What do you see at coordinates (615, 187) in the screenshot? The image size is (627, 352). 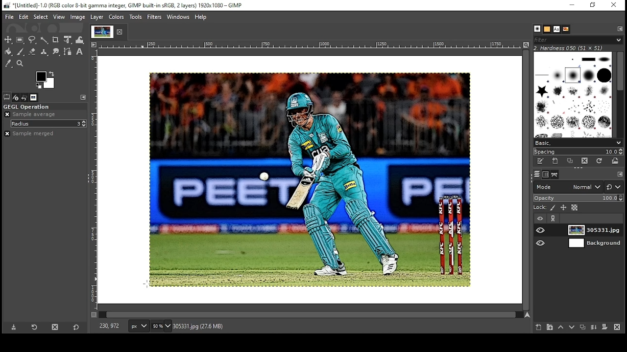 I see `switch to another group of modes` at bounding box center [615, 187].